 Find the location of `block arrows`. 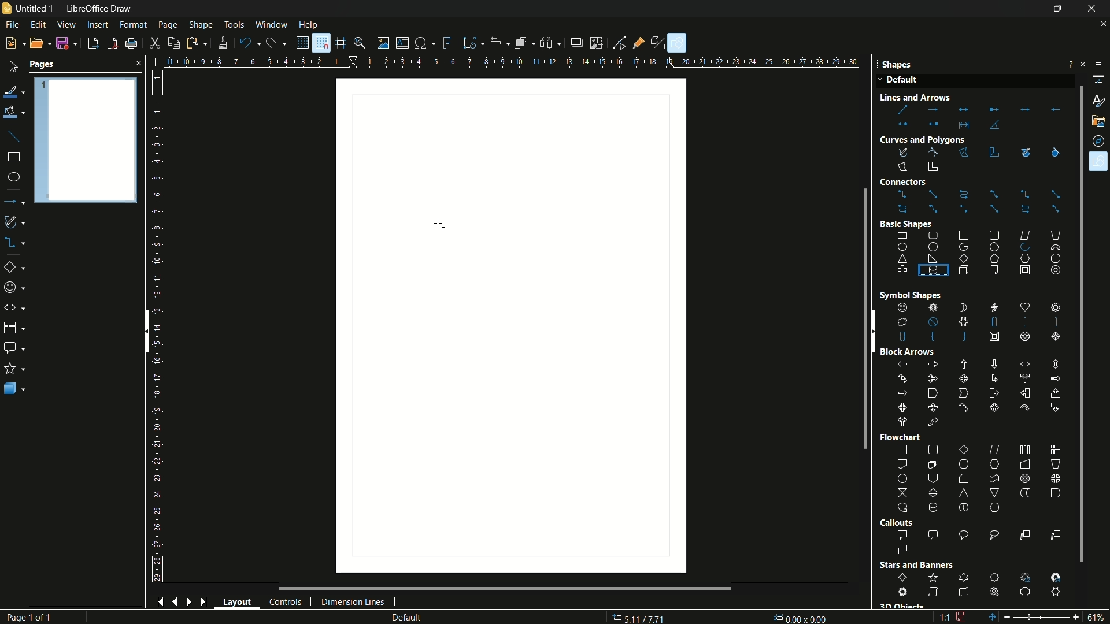

block arrows is located at coordinates (979, 395).